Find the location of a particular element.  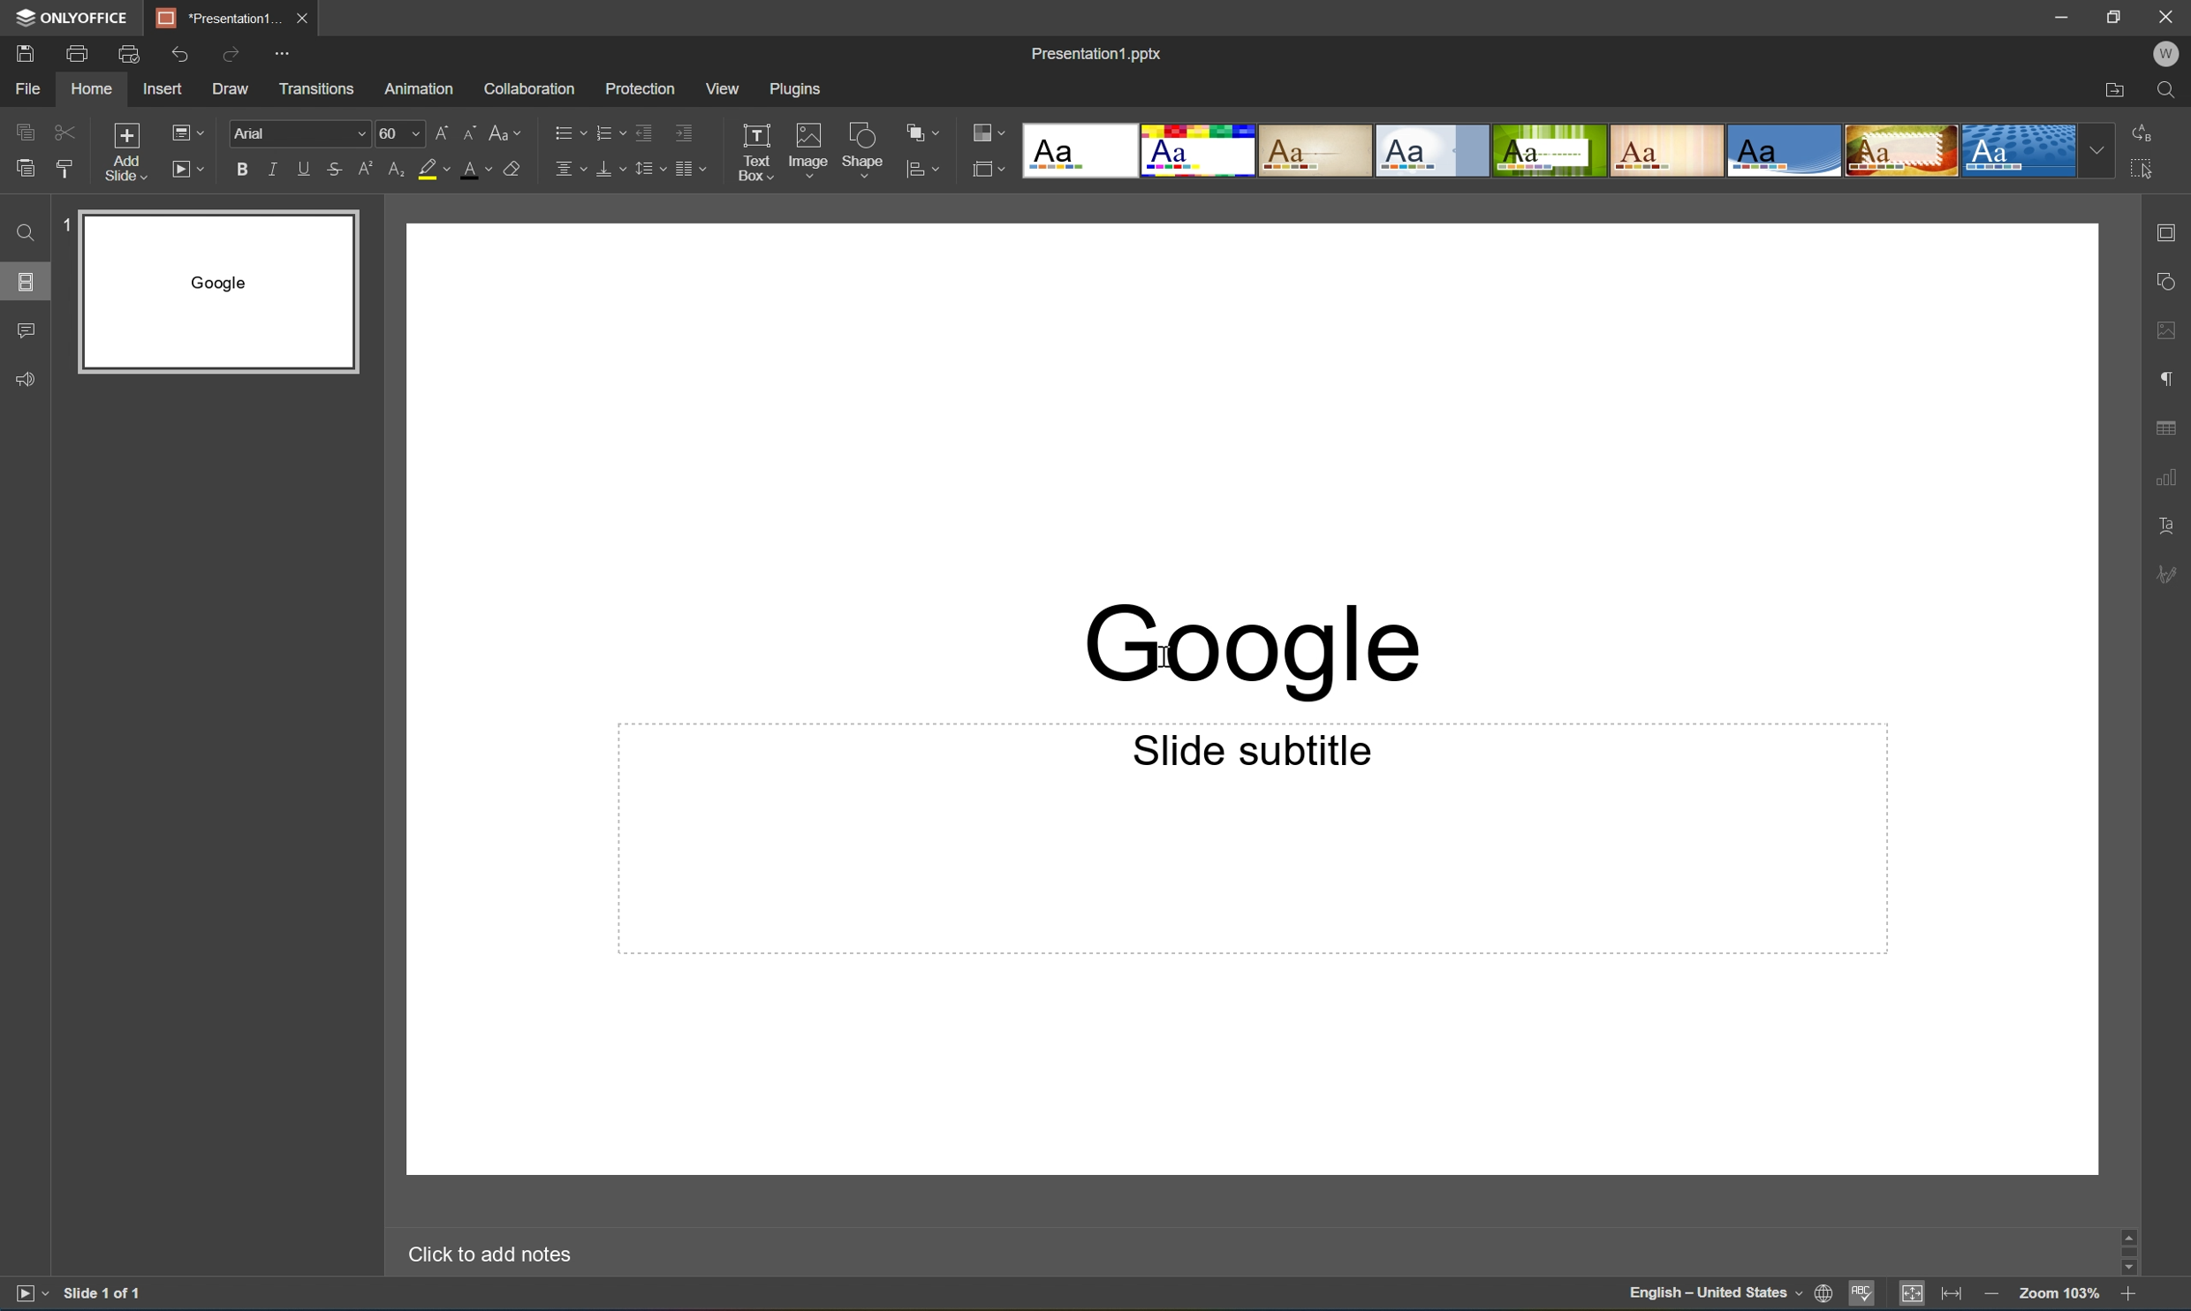

Welcome is located at coordinates (2166, 54).